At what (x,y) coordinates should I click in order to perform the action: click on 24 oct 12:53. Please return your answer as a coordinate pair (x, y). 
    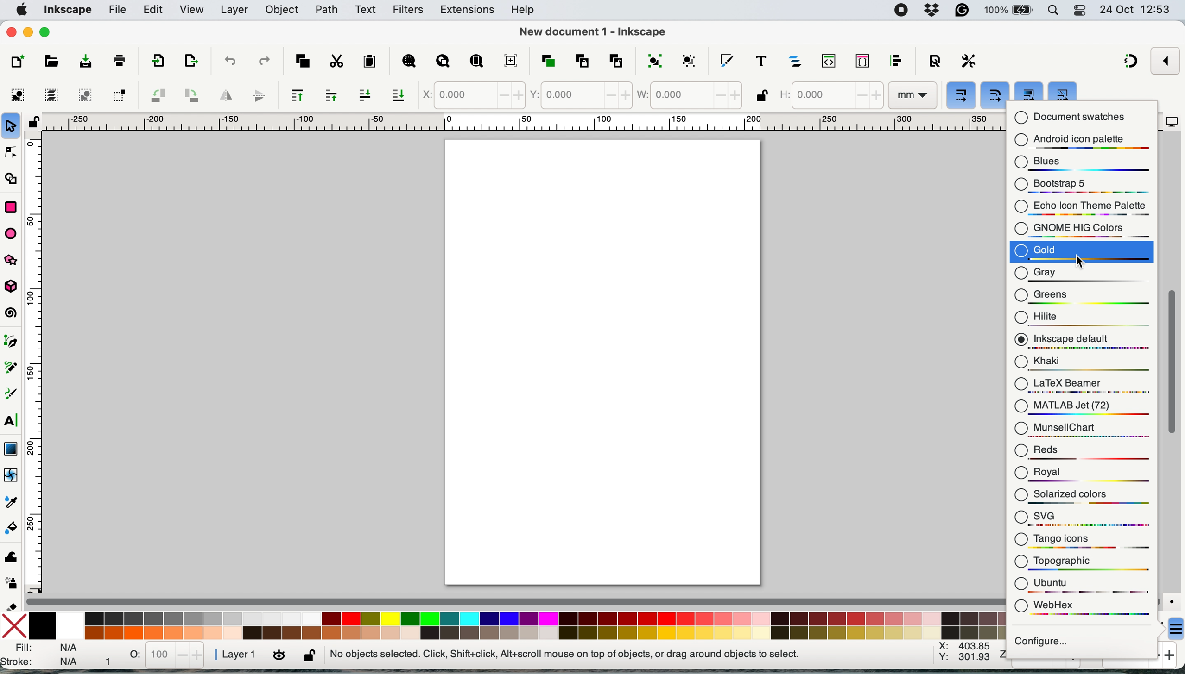
    Looking at the image, I should click on (1136, 11).